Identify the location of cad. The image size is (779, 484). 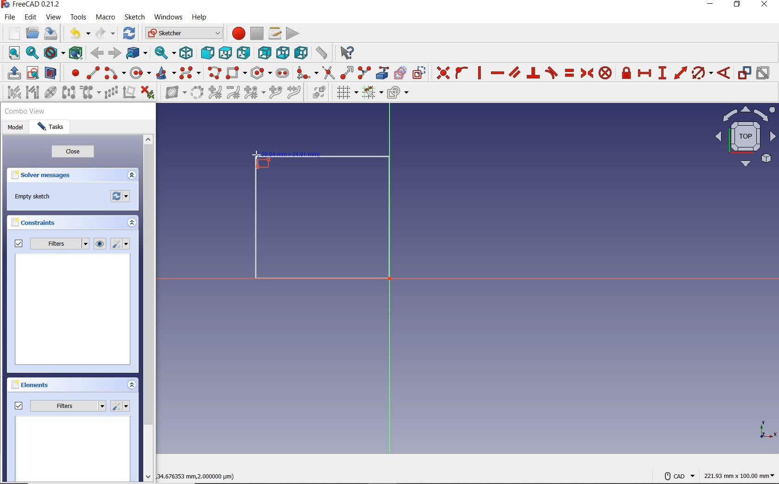
(679, 473).